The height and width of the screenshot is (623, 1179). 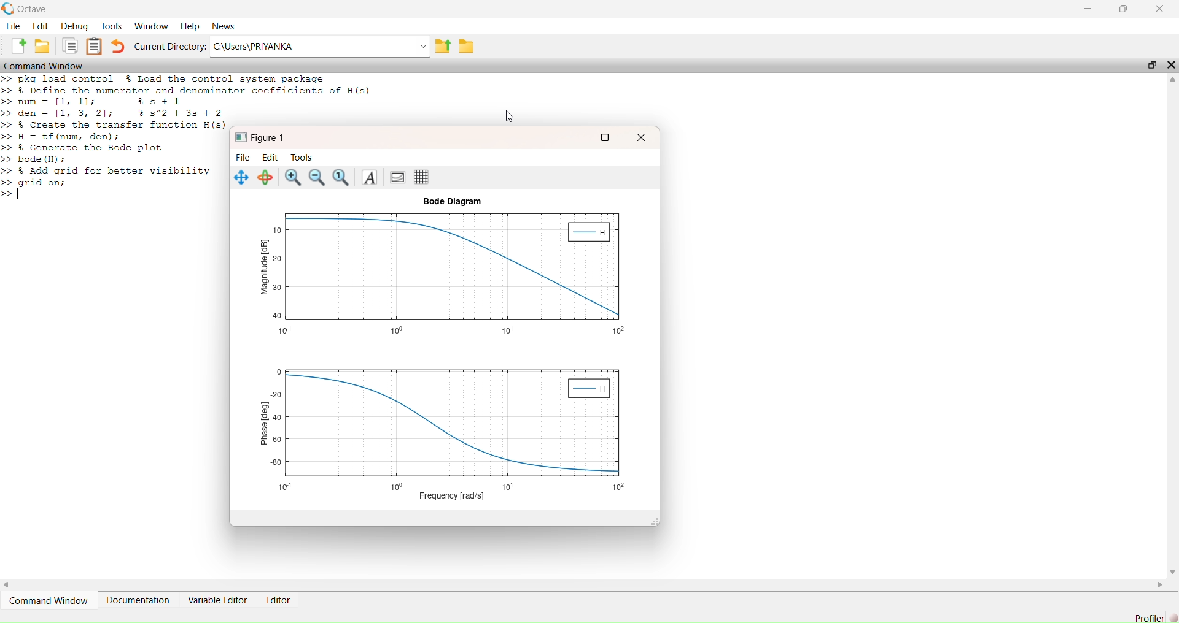 I want to click on Octave logo, so click(x=8, y=9).